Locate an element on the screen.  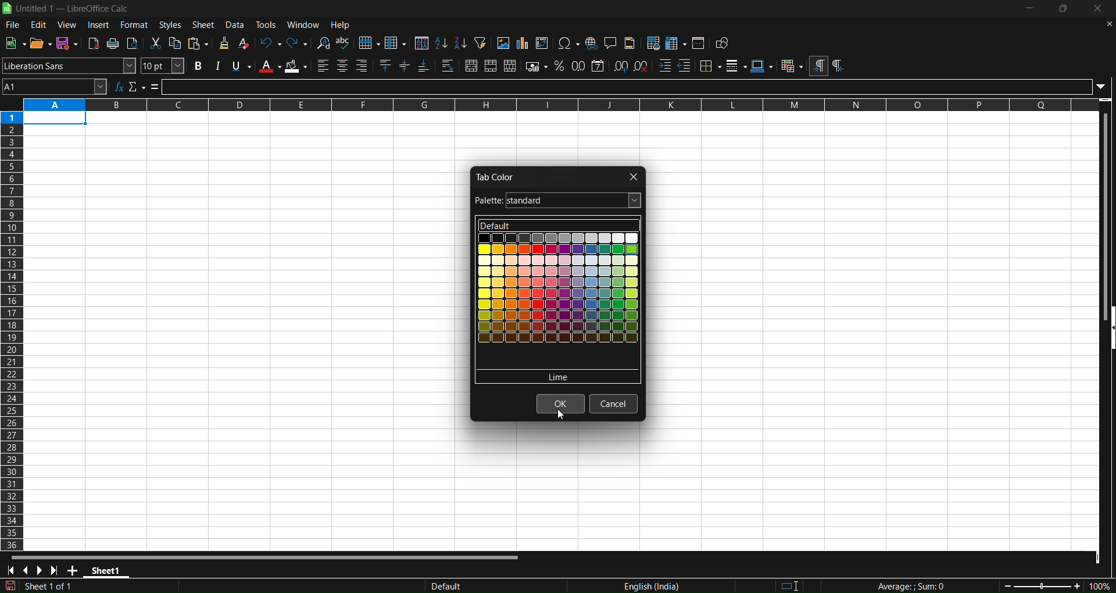
split window is located at coordinates (700, 43).